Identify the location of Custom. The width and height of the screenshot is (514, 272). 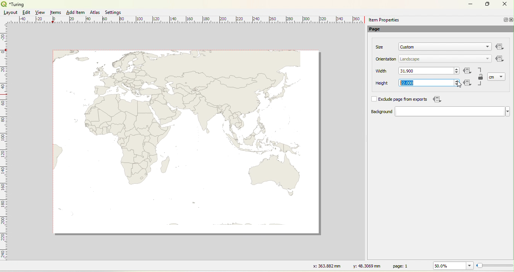
(408, 47).